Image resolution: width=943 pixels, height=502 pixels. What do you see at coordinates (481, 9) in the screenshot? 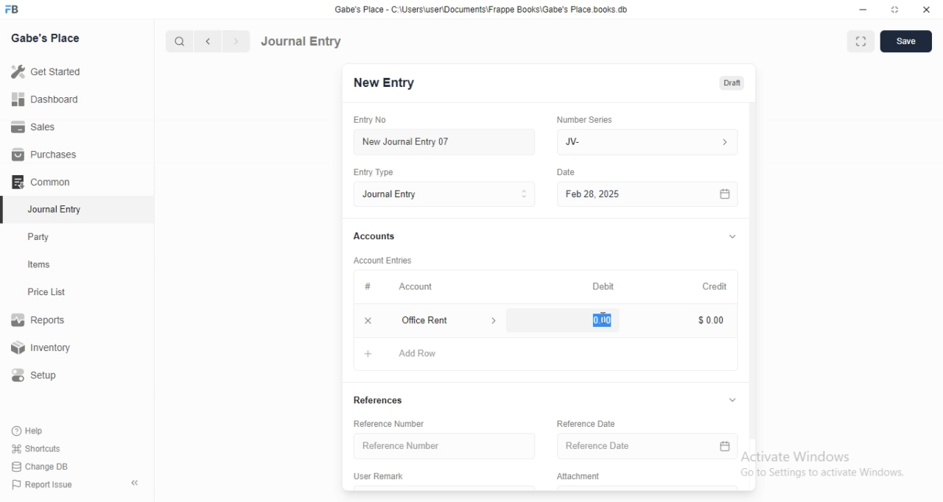
I see `‘Gabe's Place - C\UsersiuserDocuments\Frappe Books\Gabe's Place books db` at bounding box center [481, 9].